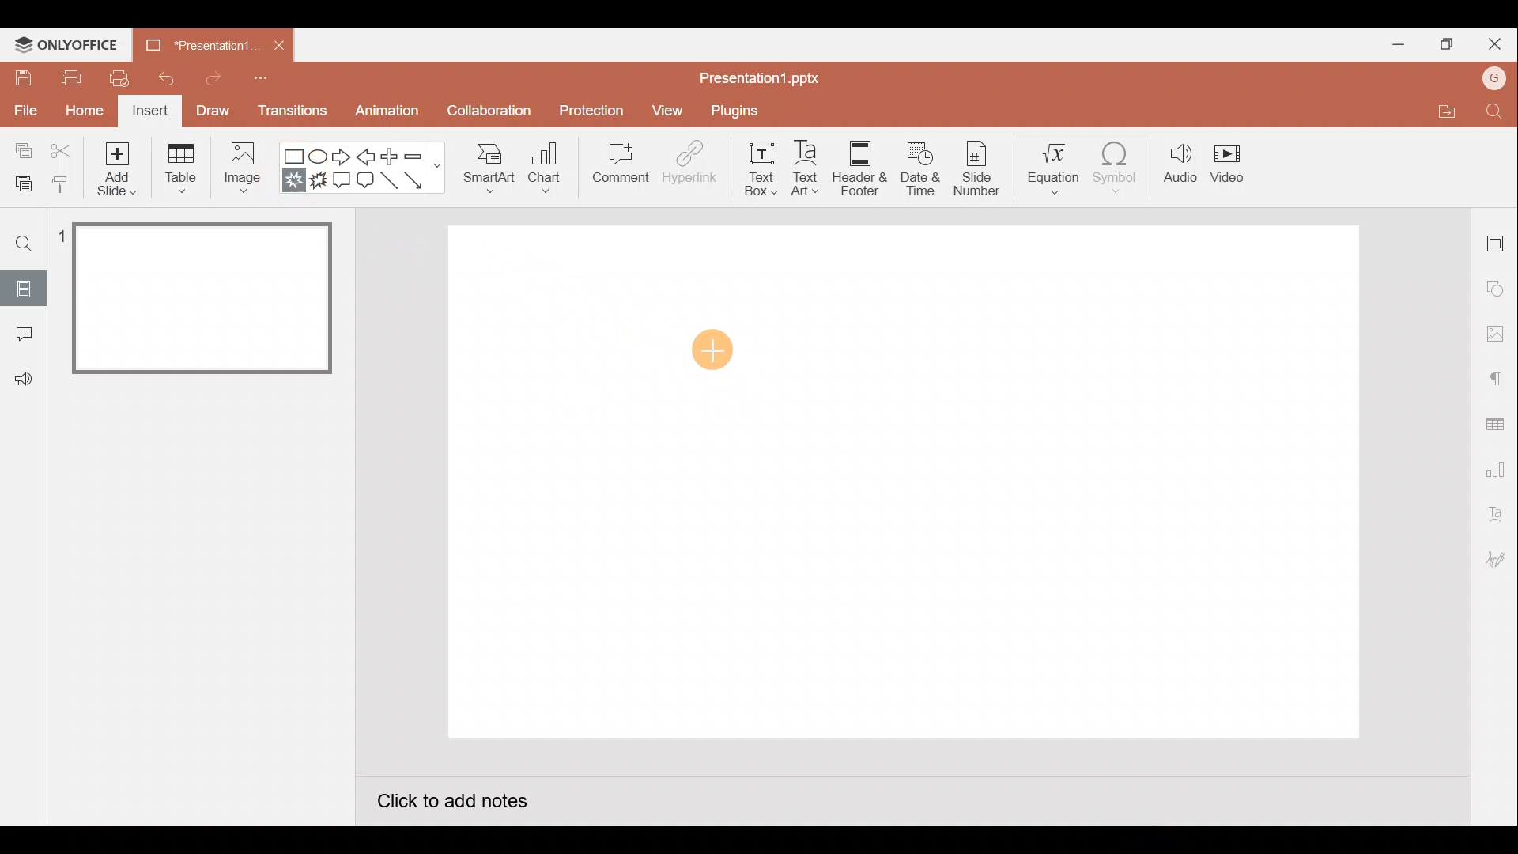  Describe the element at coordinates (25, 285) in the screenshot. I see `Slides` at that location.